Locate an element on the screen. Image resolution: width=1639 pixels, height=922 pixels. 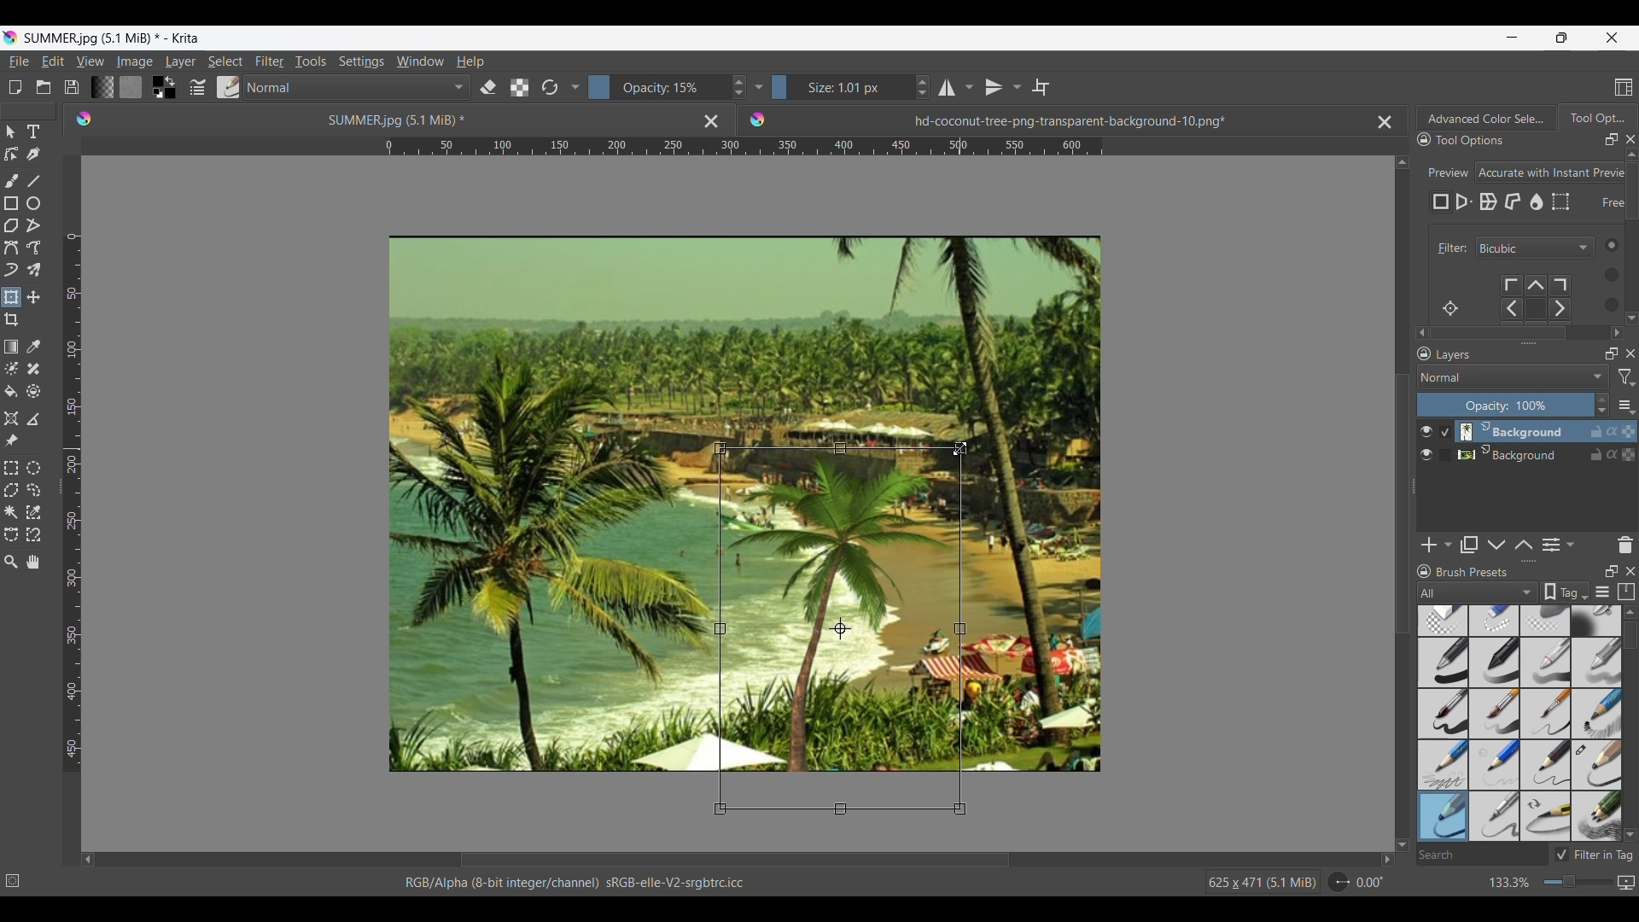
Increase/Decrease height of panels attached to this line is located at coordinates (1531, 561).